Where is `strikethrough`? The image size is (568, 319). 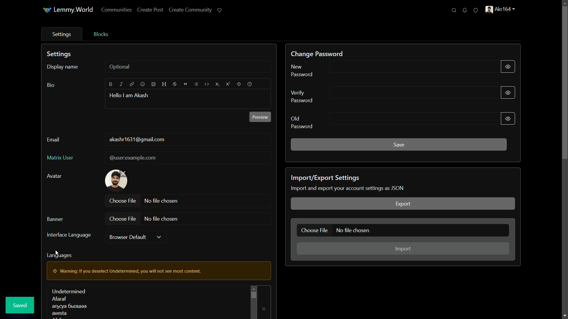
strikethrough is located at coordinates (175, 84).